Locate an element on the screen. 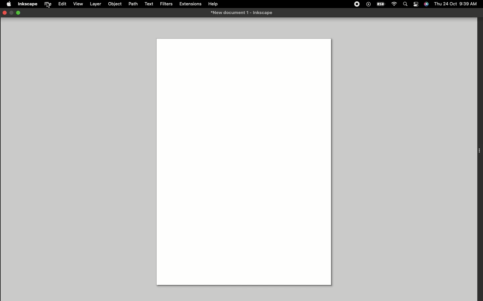 The width and height of the screenshot is (483, 301). Layer is located at coordinates (96, 4).